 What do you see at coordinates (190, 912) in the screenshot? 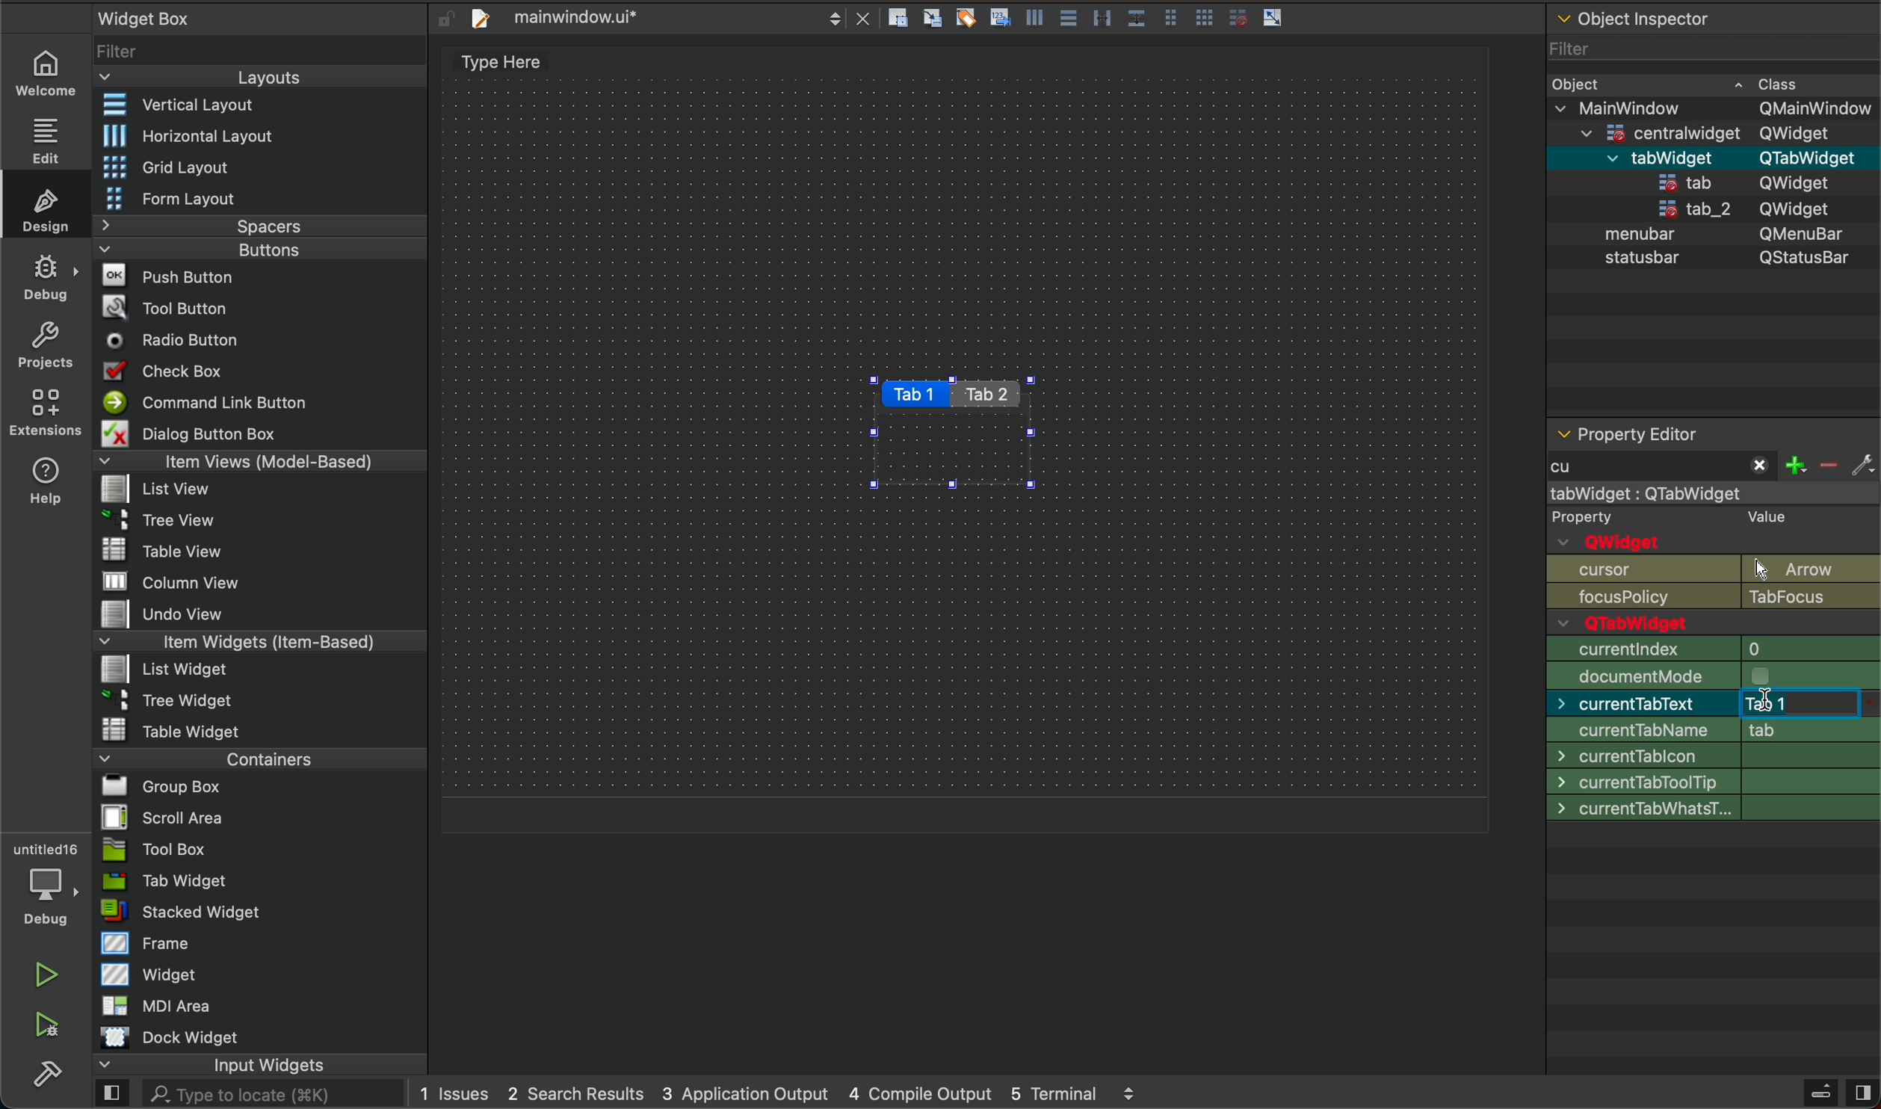
I see `= stacked Widget` at bounding box center [190, 912].